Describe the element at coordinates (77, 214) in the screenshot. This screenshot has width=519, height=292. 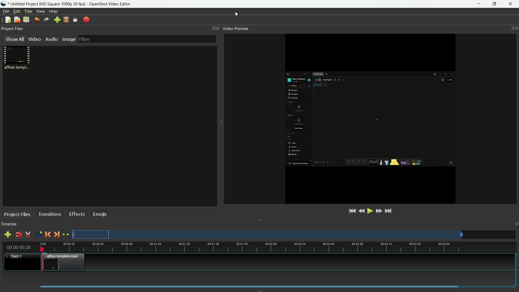
I see `effects` at that location.